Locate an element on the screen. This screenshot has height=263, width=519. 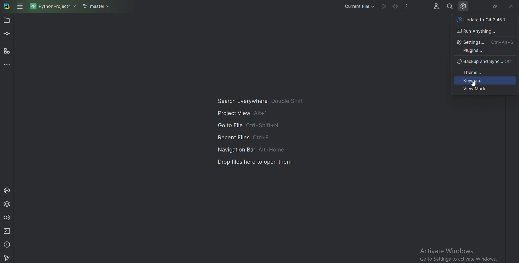
Run is located at coordinates (384, 6).